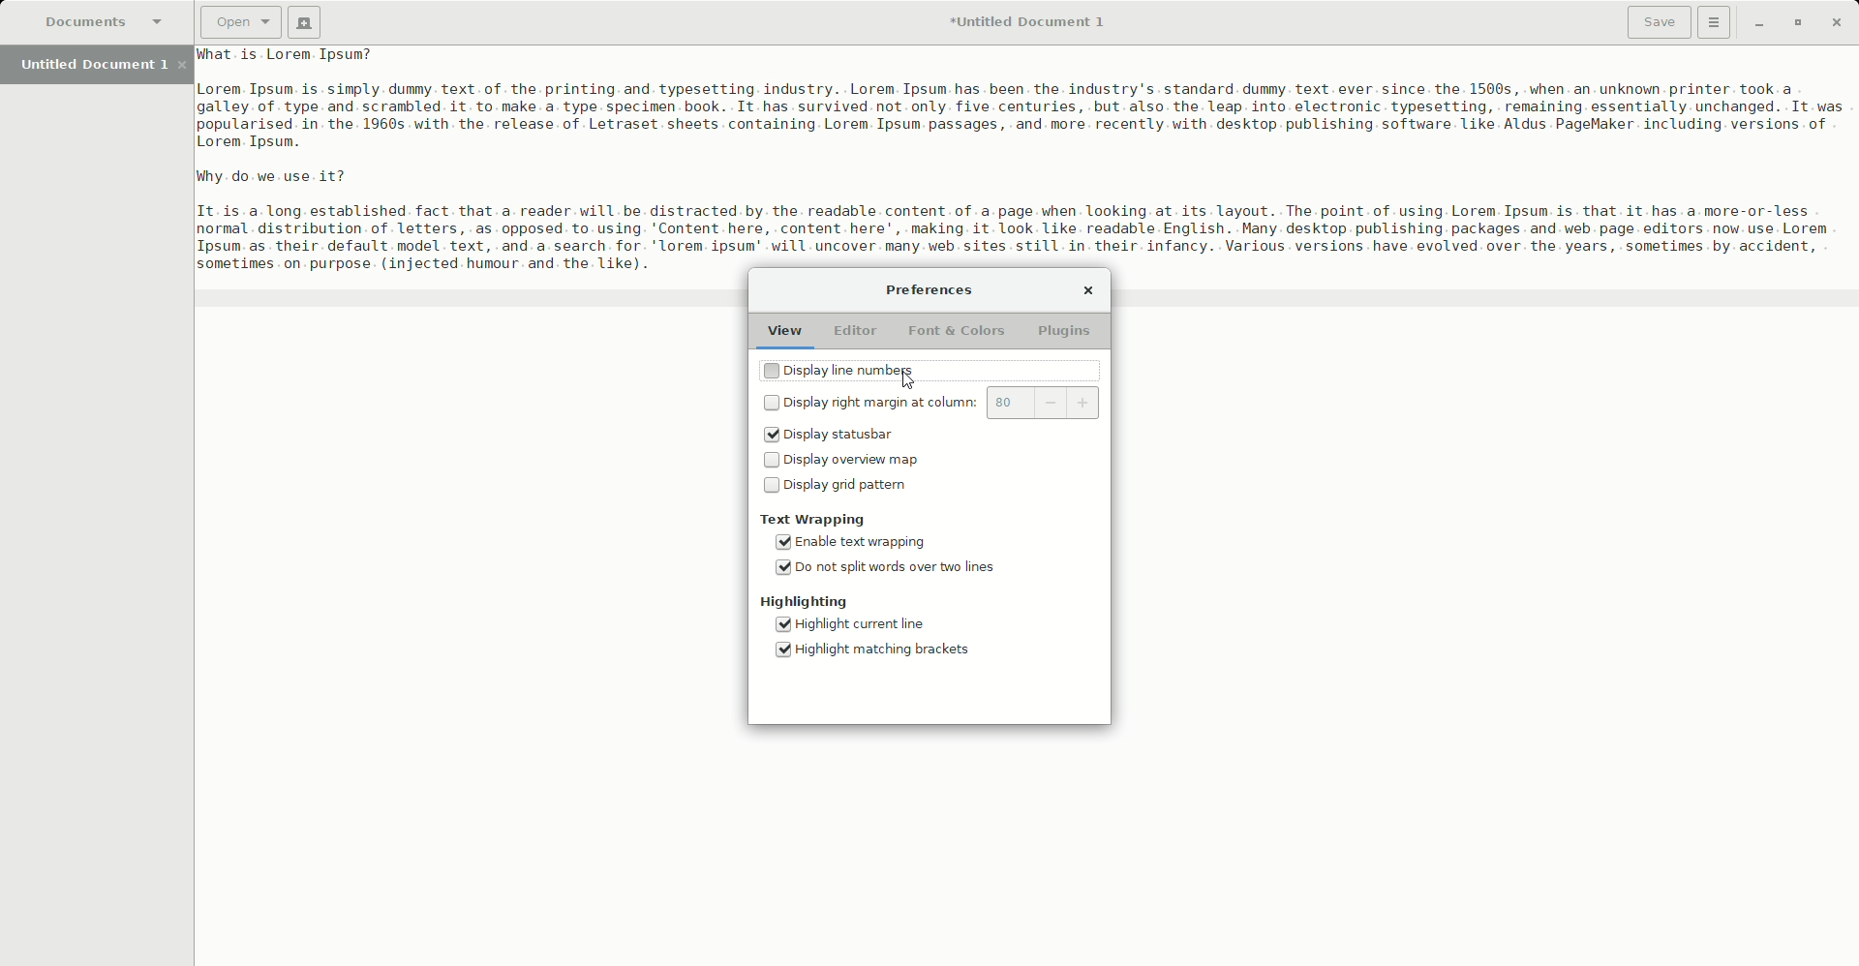  Describe the element at coordinates (816, 521) in the screenshot. I see `Text wrapping` at that location.